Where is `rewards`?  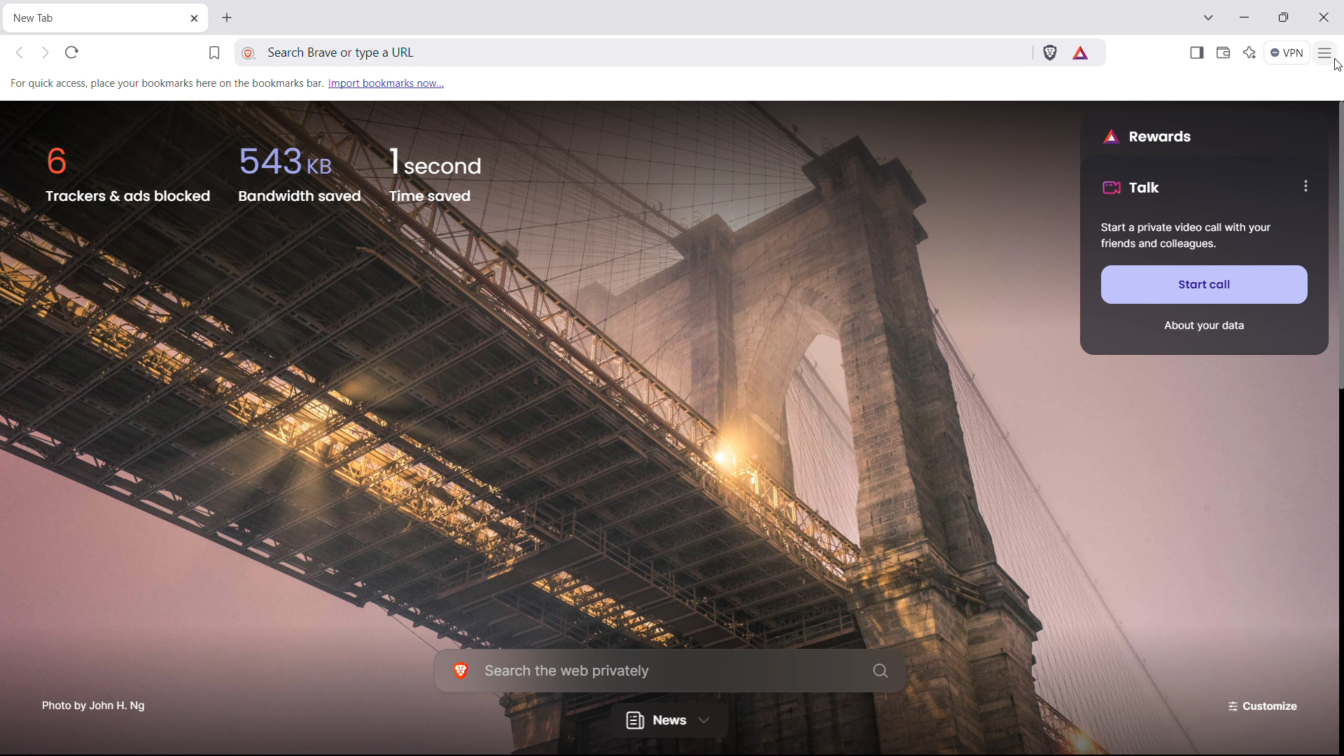 rewards is located at coordinates (1151, 136).